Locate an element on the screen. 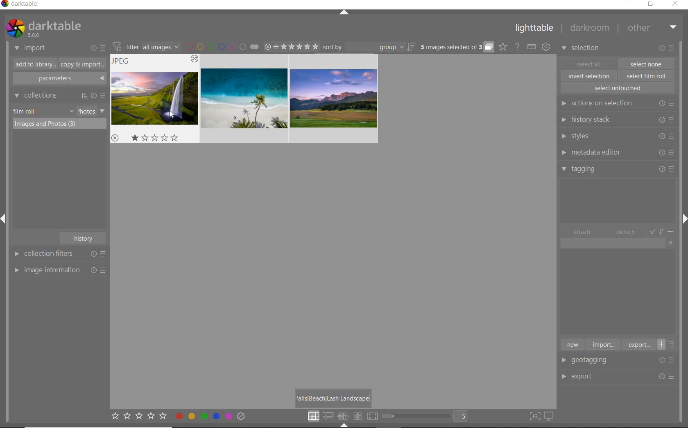 The width and height of the screenshot is (688, 428). Expand is located at coordinates (7, 221).